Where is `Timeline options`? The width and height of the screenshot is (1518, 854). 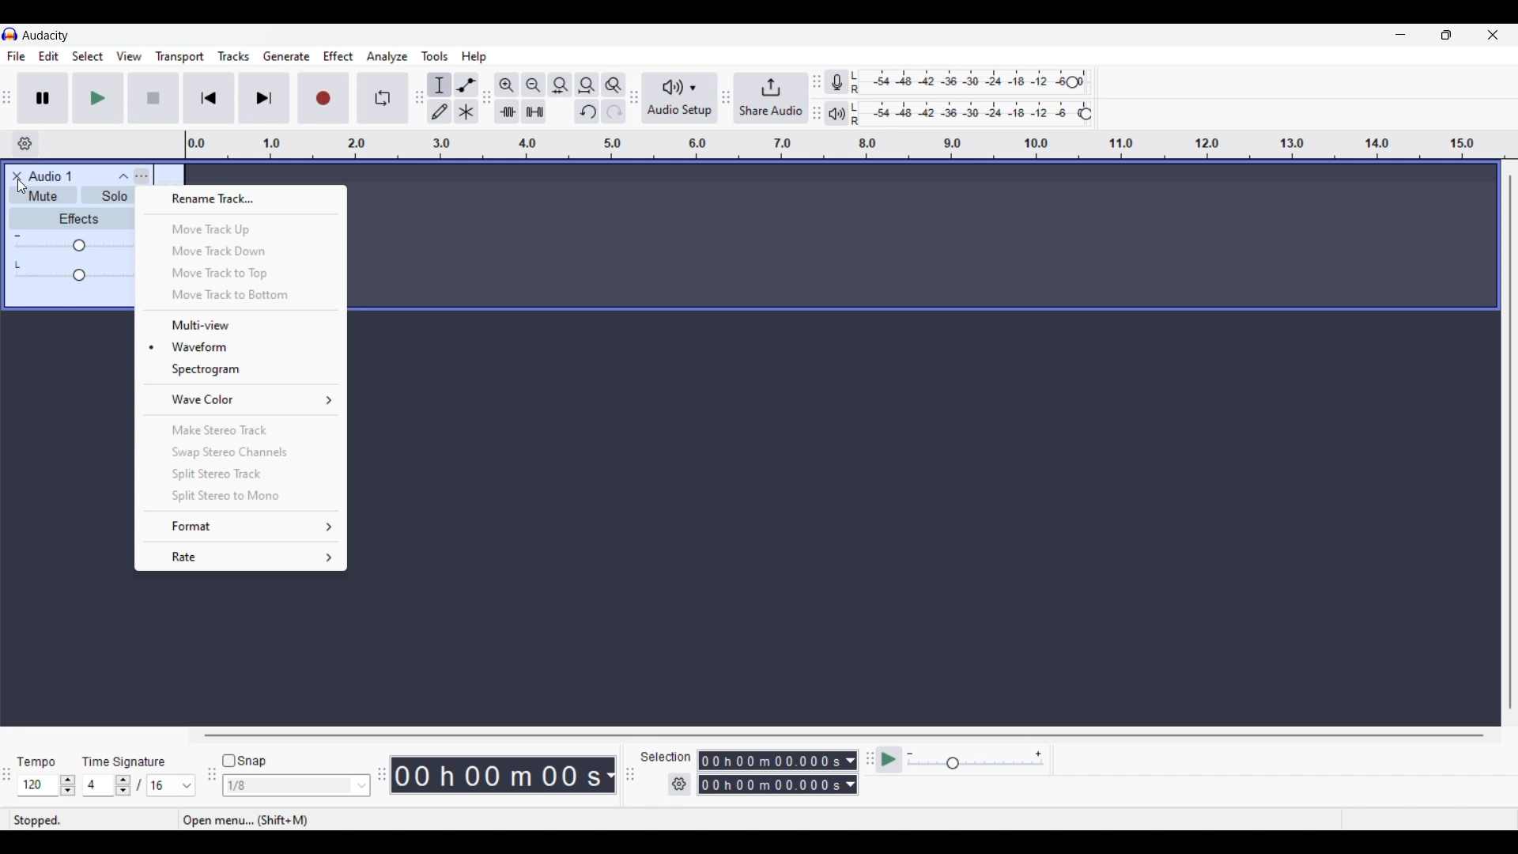 Timeline options is located at coordinates (25, 144).